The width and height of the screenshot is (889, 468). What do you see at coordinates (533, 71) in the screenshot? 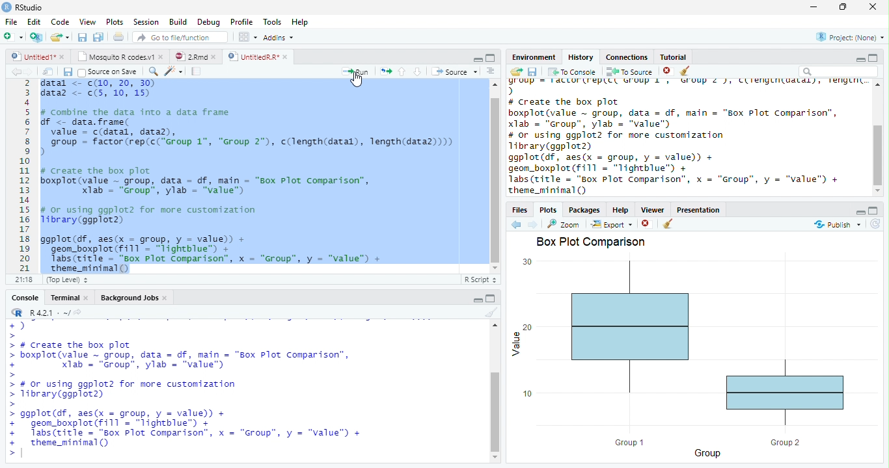
I see `Save history into a file` at bounding box center [533, 71].